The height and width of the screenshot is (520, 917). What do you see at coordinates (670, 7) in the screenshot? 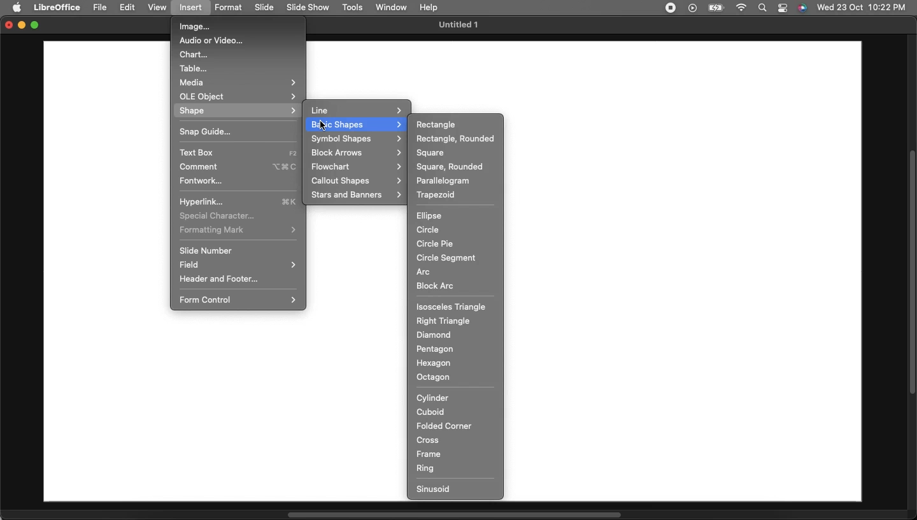
I see `Recording` at bounding box center [670, 7].